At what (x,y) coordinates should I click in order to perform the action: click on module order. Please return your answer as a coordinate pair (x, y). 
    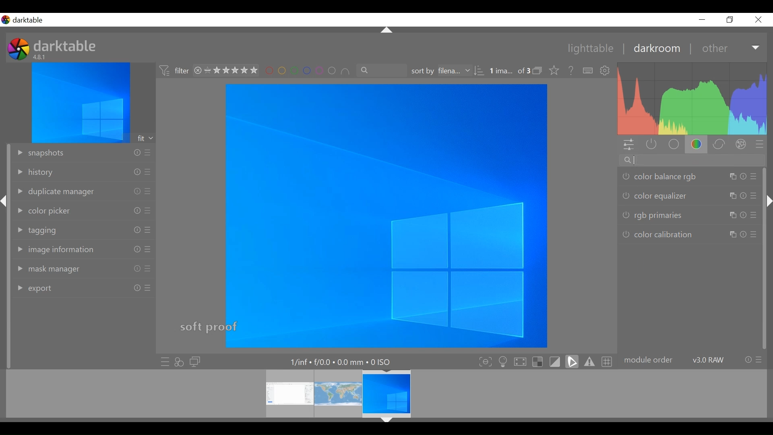
    Looking at the image, I should click on (649, 360).